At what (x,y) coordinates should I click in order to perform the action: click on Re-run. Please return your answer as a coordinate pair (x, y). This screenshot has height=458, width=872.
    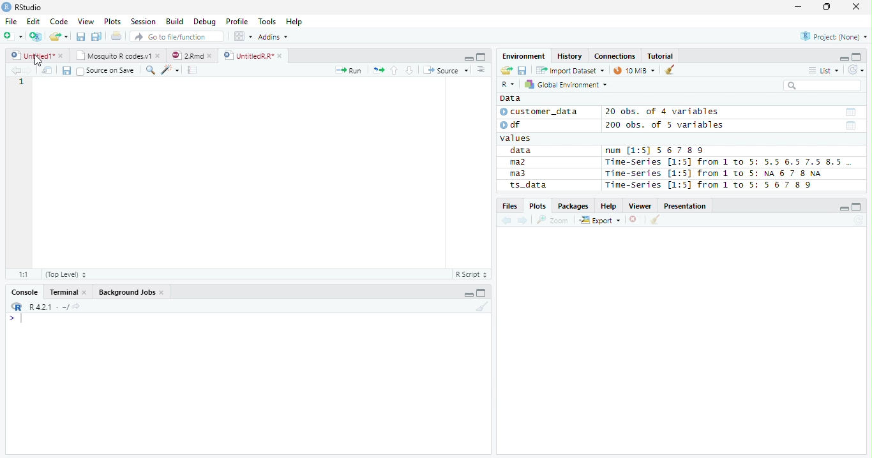
    Looking at the image, I should click on (378, 71).